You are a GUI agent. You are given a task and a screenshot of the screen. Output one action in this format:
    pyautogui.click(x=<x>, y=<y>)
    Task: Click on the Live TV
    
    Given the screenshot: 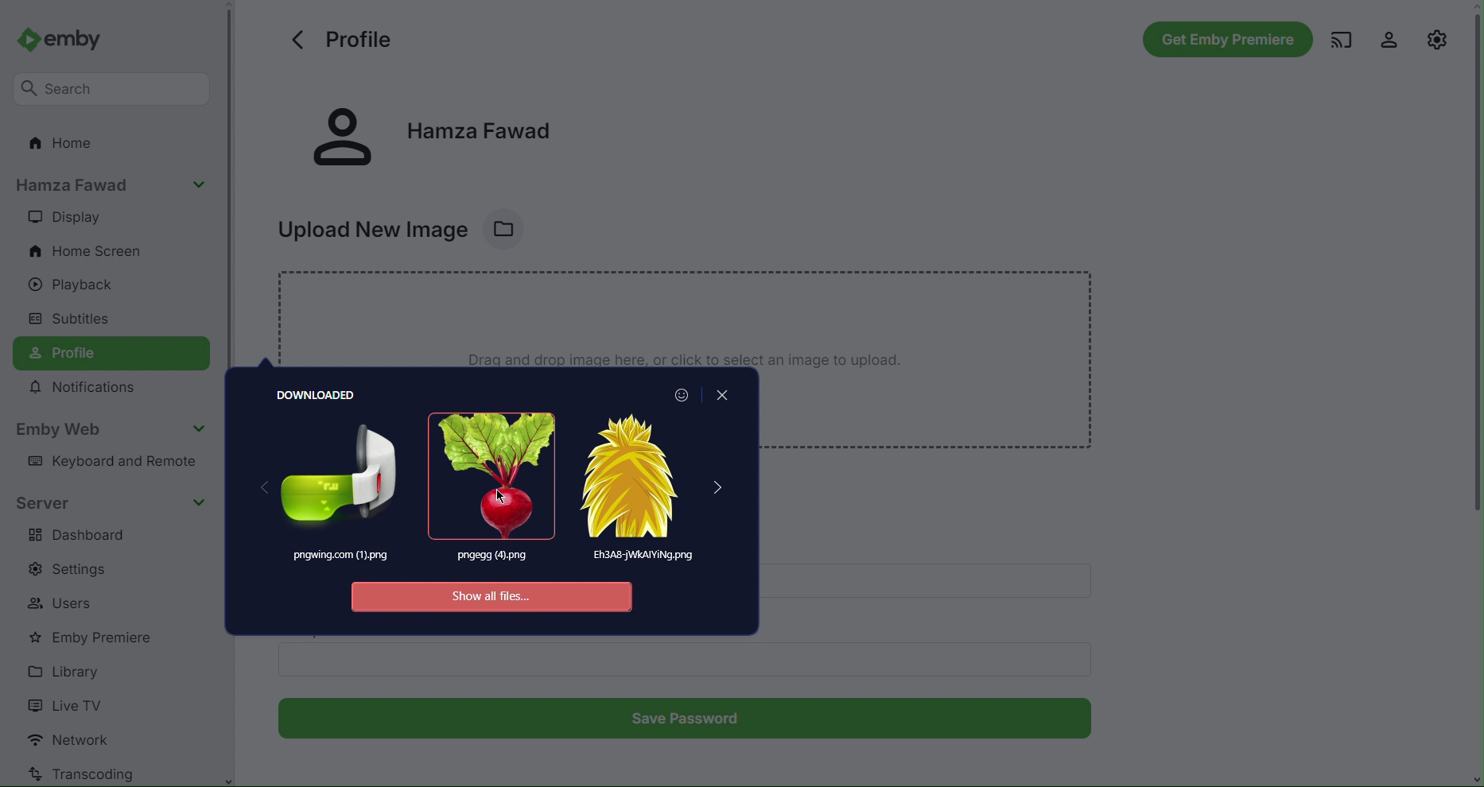 What is the action you would take?
    pyautogui.click(x=68, y=704)
    